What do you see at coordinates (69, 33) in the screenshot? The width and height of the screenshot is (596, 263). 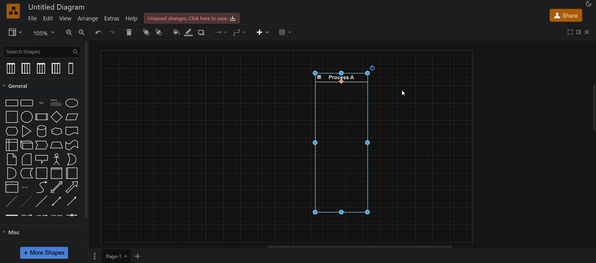 I see `zoom in` at bounding box center [69, 33].